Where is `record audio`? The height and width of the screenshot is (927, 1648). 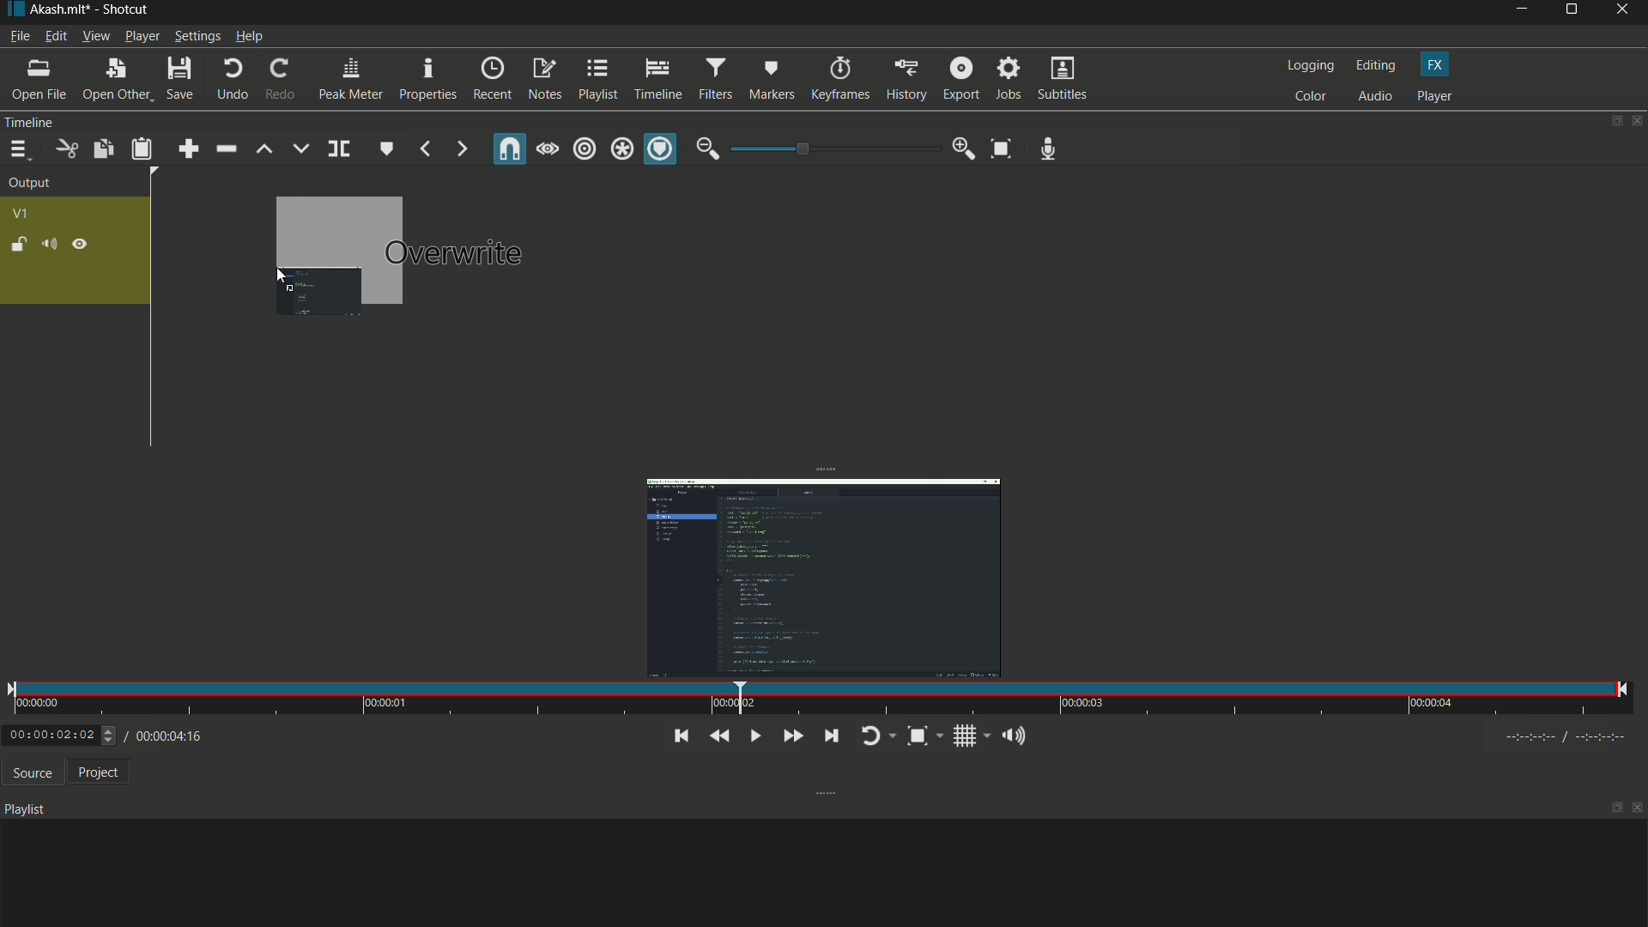
record audio is located at coordinates (1049, 149).